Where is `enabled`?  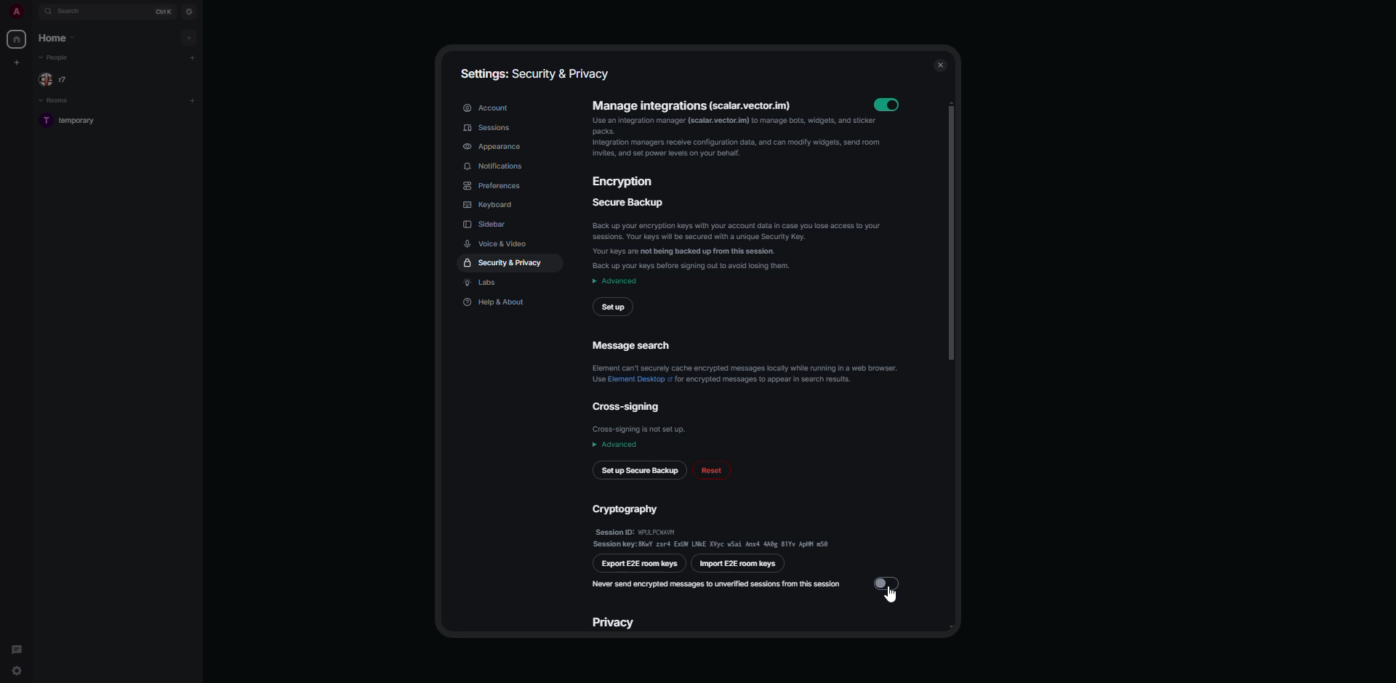 enabled is located at coordinates (893, 102).